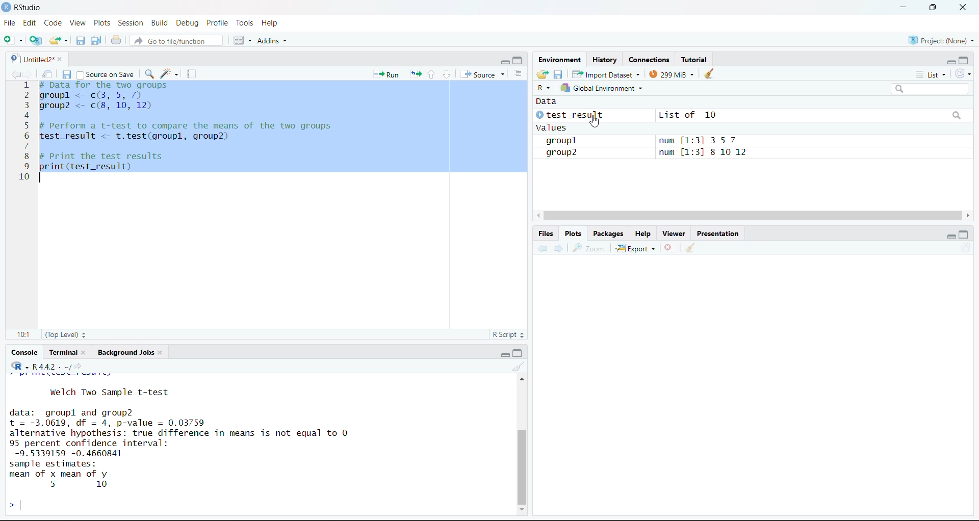 Image resolution: width=979 pixels, height=521 pixels. What do you see at coordinates (564, 153) in the screenshot?
I see `group2` at bounding box center [564, 153].